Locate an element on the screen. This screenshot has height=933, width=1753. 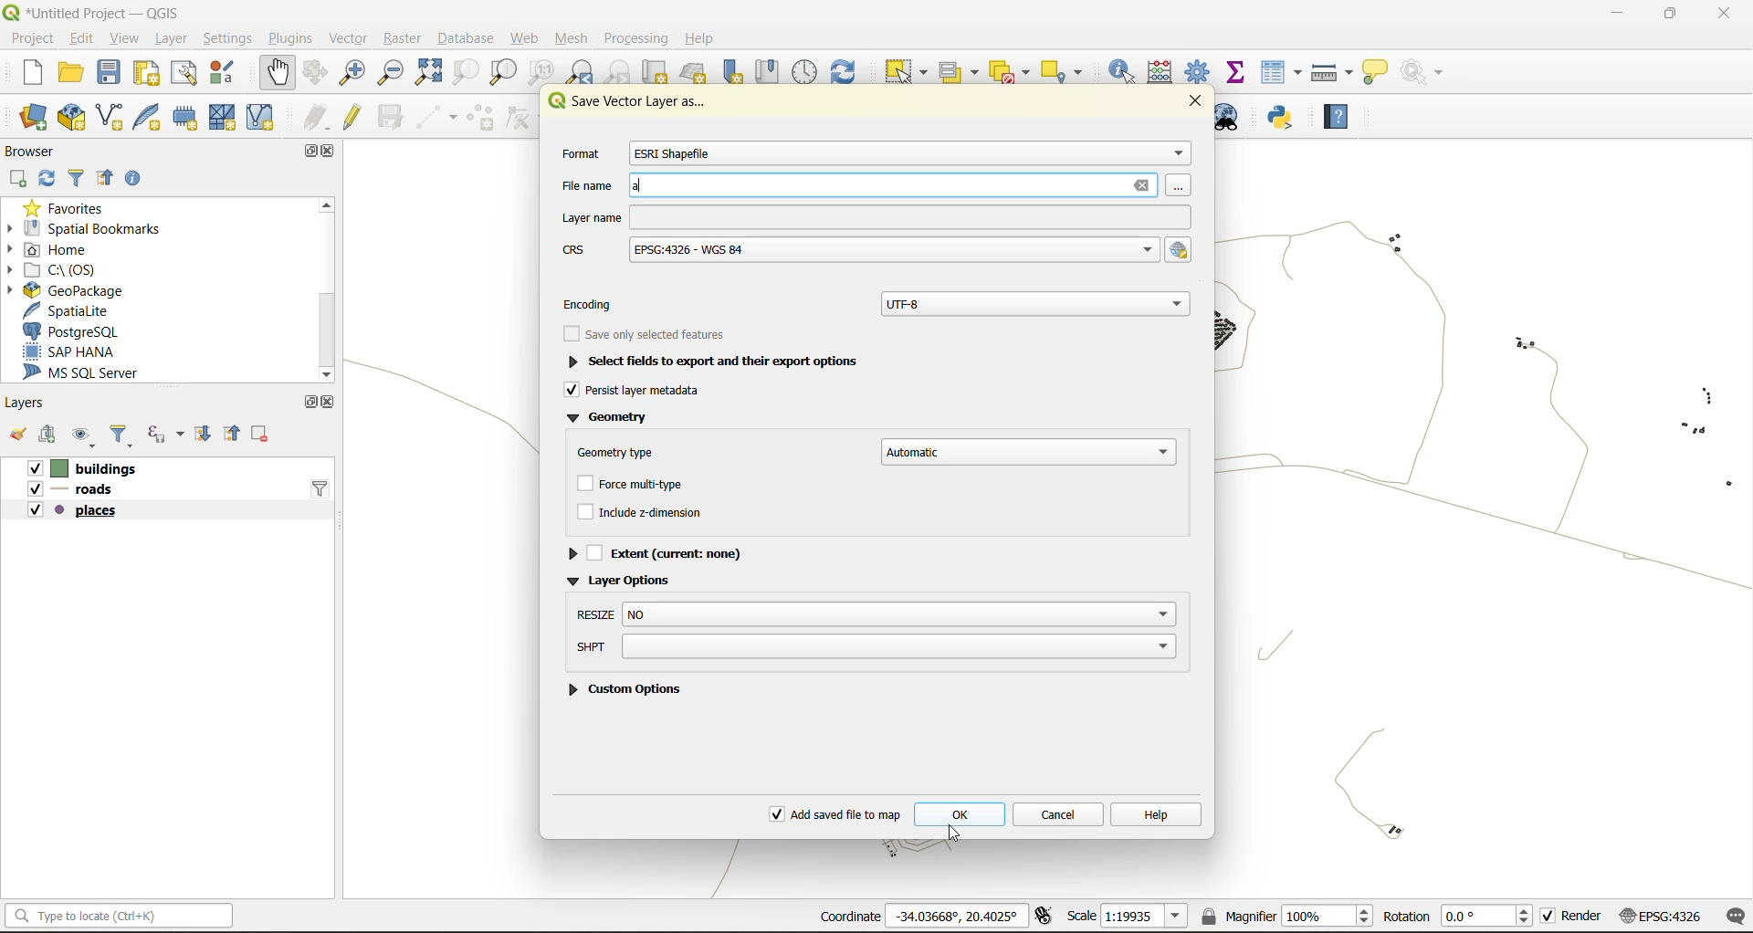
plugins is located at coordinates (291, 38).